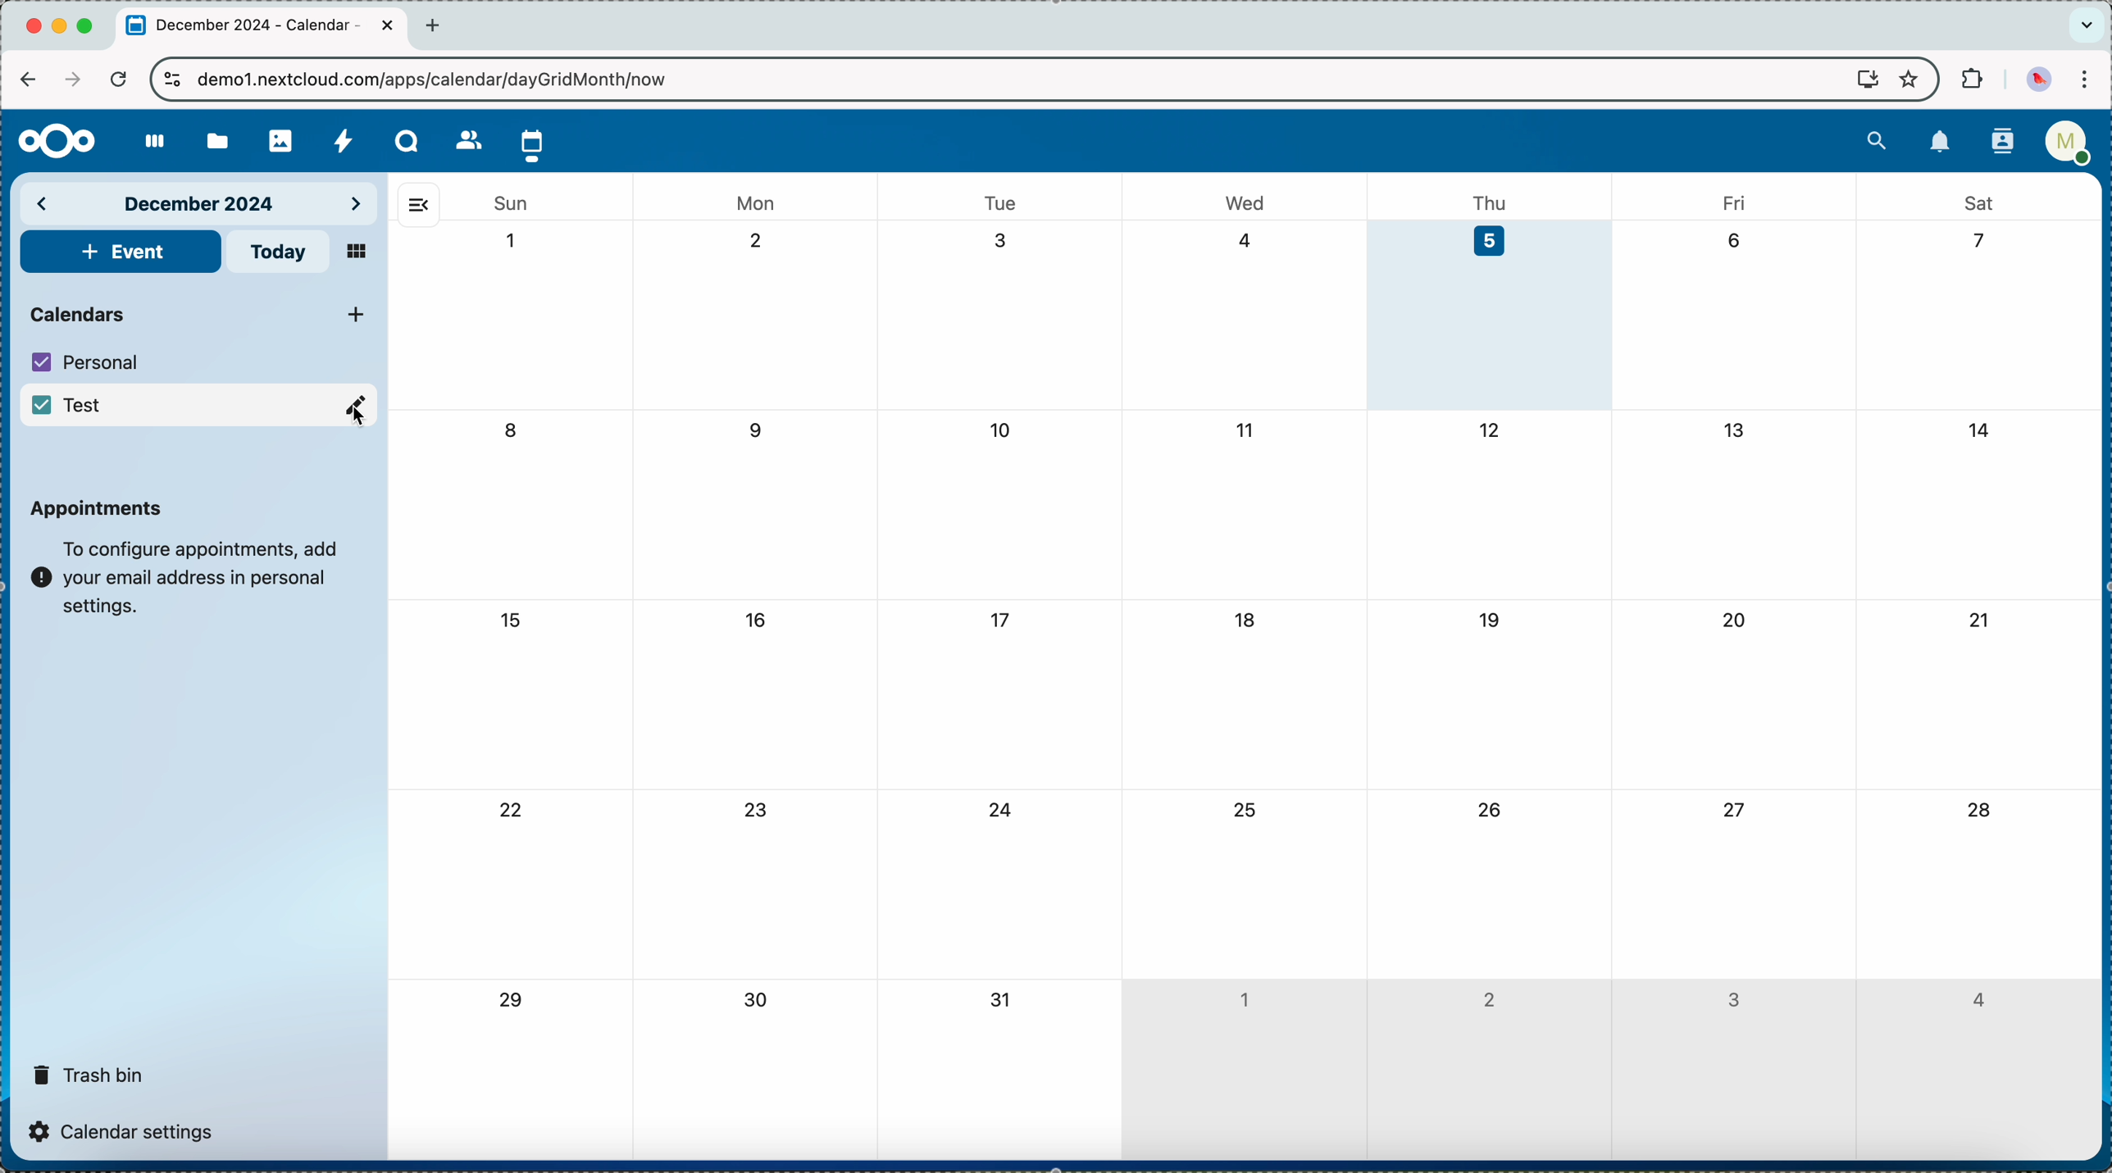 This screenshot has height=1173, width=2112. Describe the element at coordinates (1003, 240) in the screenshot. I see `3` at that location.